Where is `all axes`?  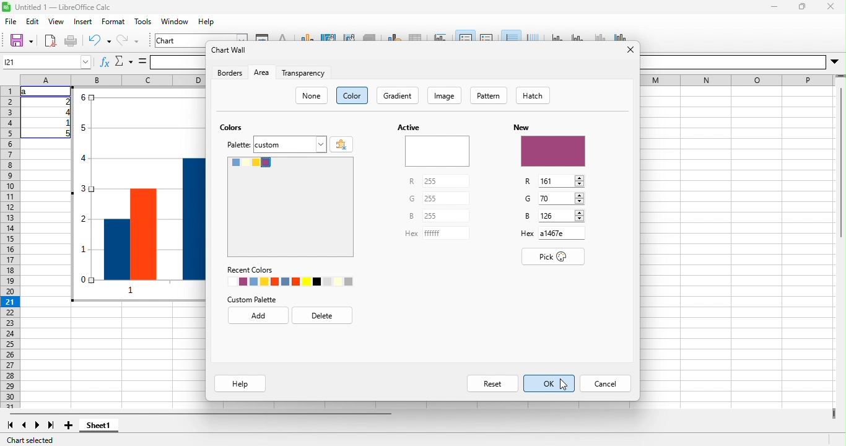
all axes is located at coordinates (619, 36).